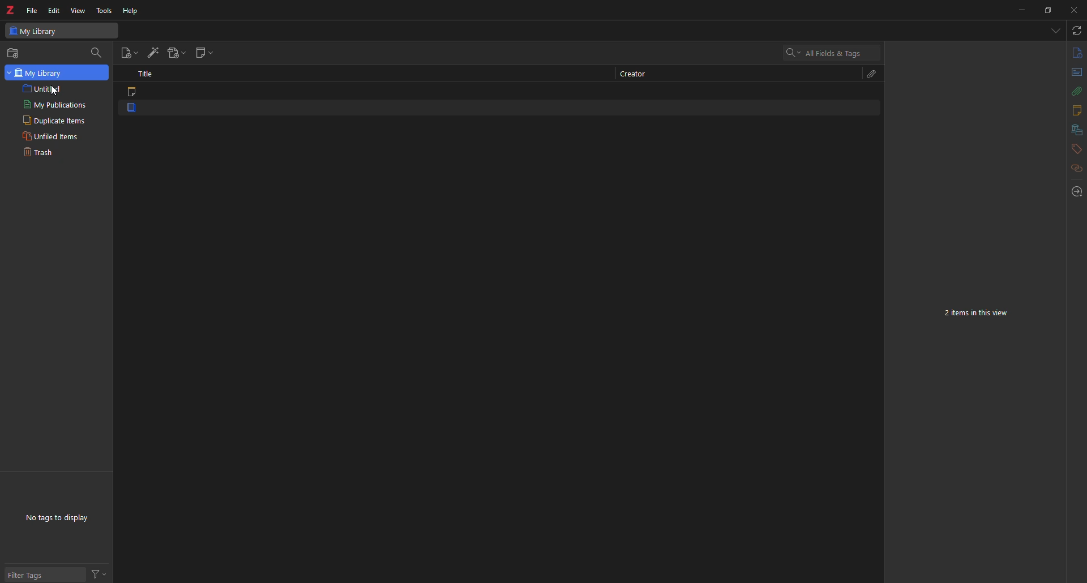  What do you see at coordinates (1076, 53) in the screenshot?
I see `info` at bounding box center [1076, 53].